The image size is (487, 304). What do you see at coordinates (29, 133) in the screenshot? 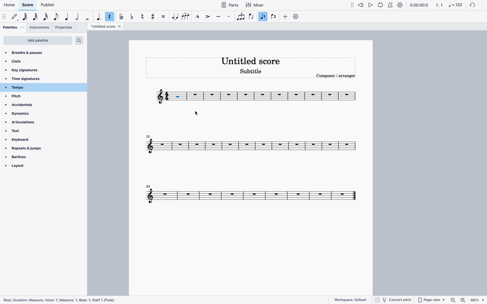
I see `text` at bounding box center [29, 133].